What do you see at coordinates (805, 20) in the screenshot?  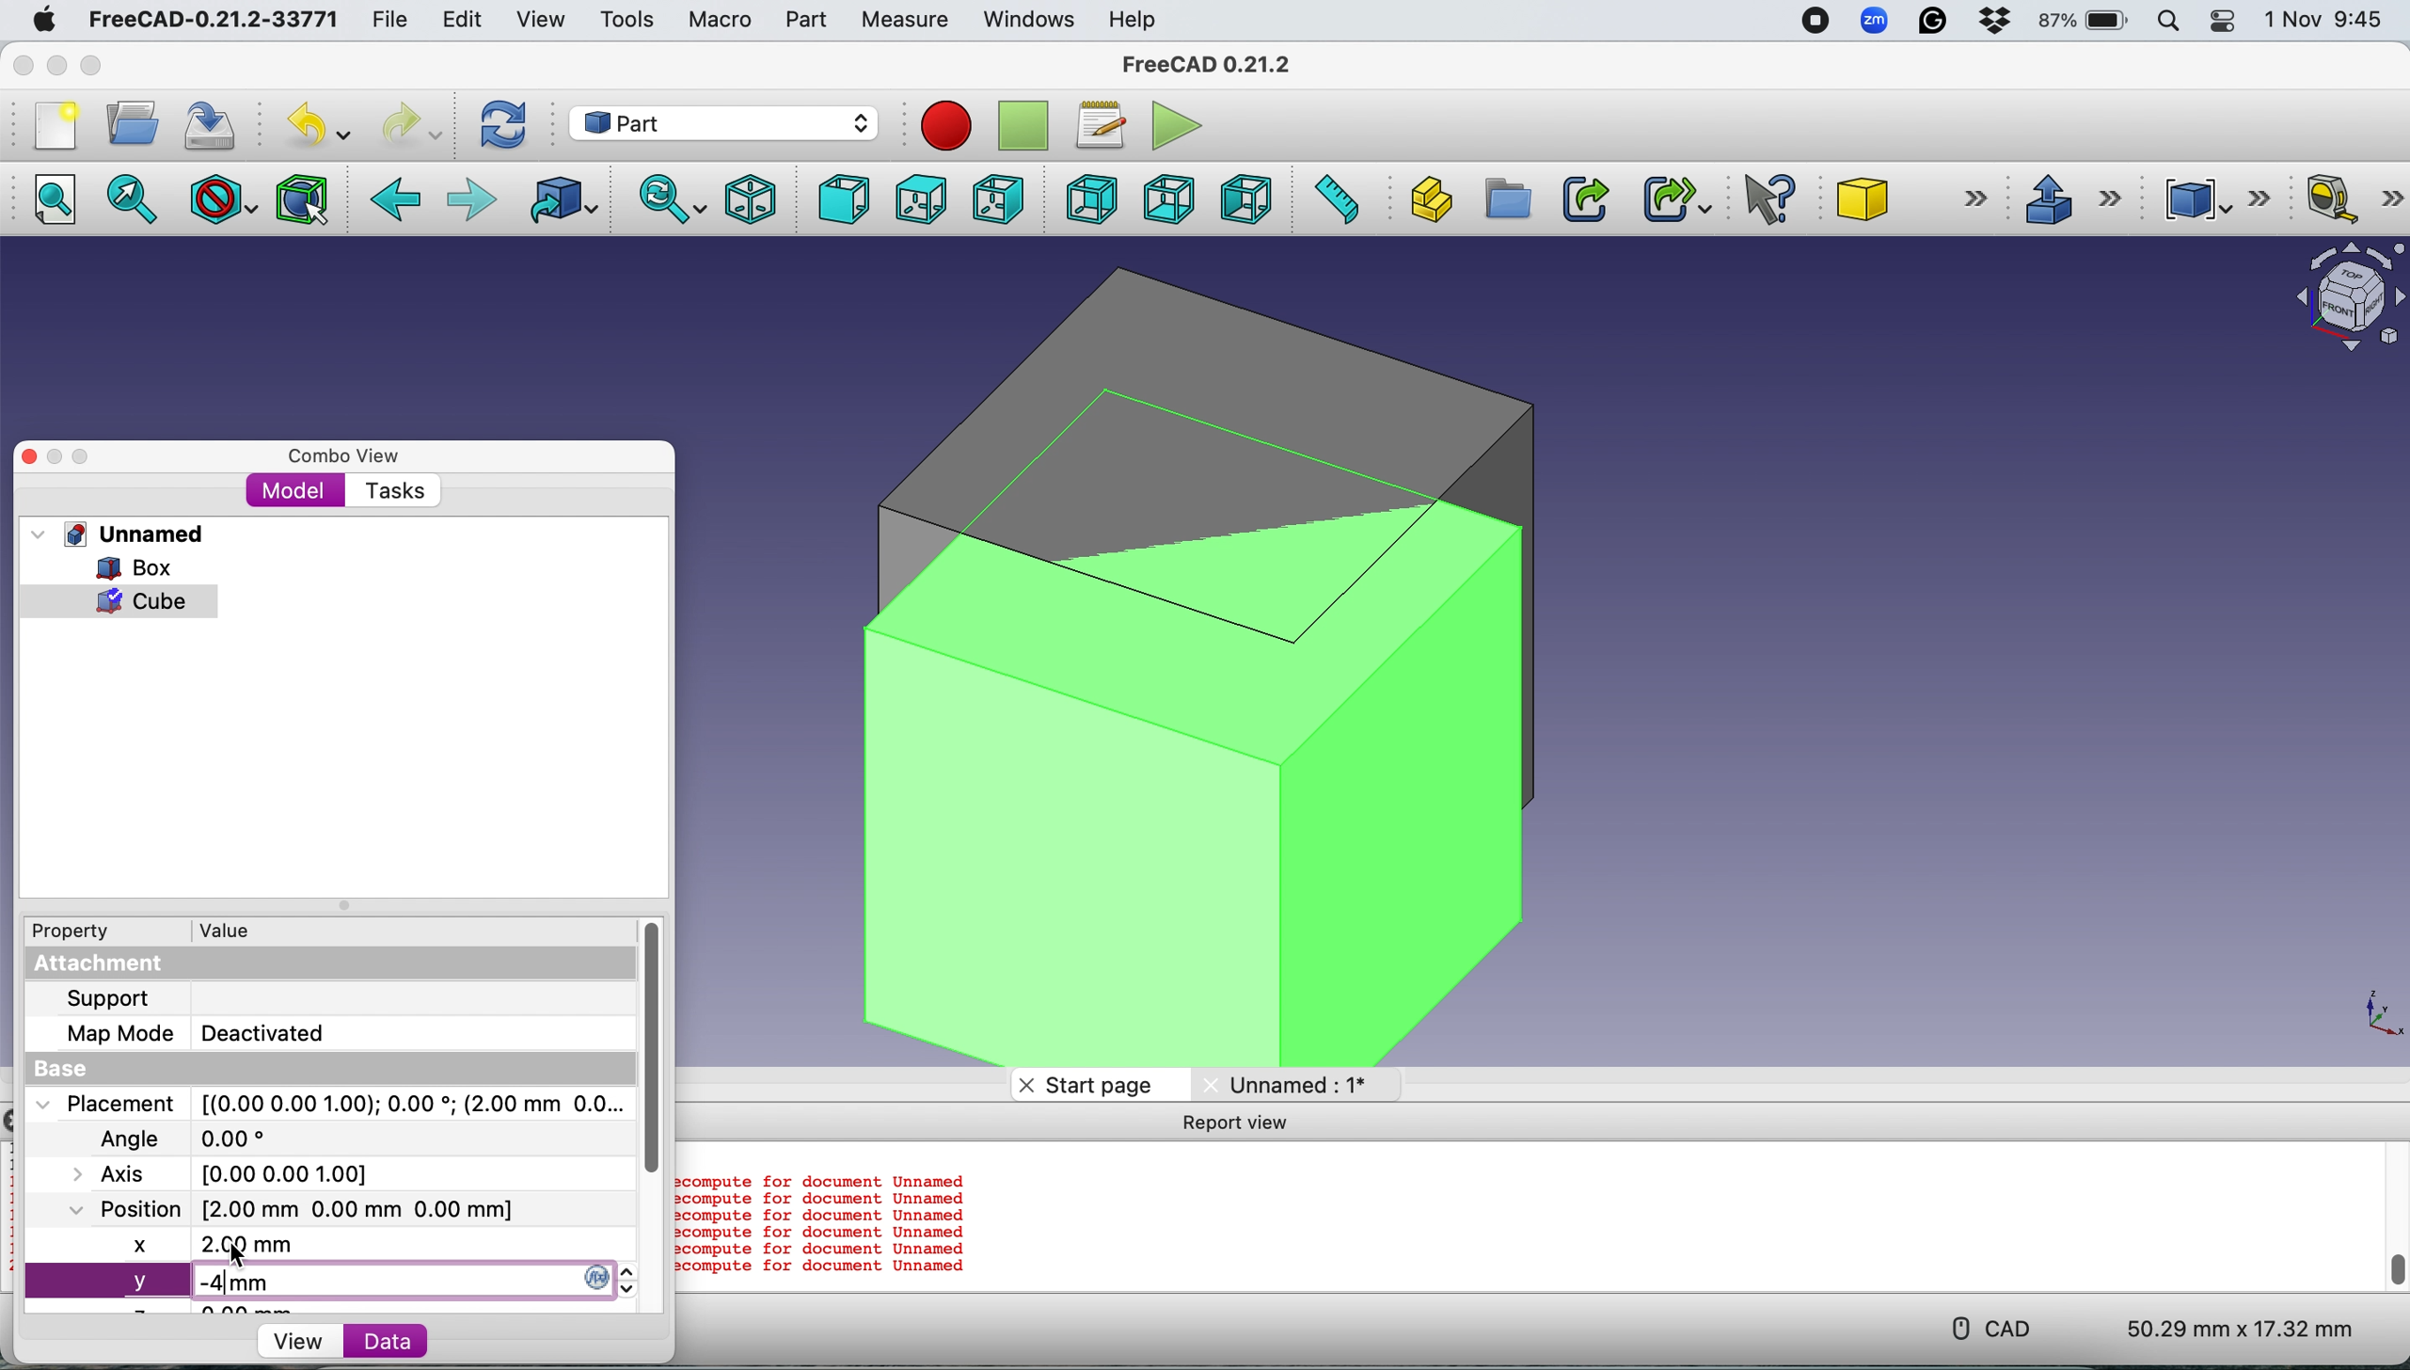 I see `Part` at bounding box center [805, 20].